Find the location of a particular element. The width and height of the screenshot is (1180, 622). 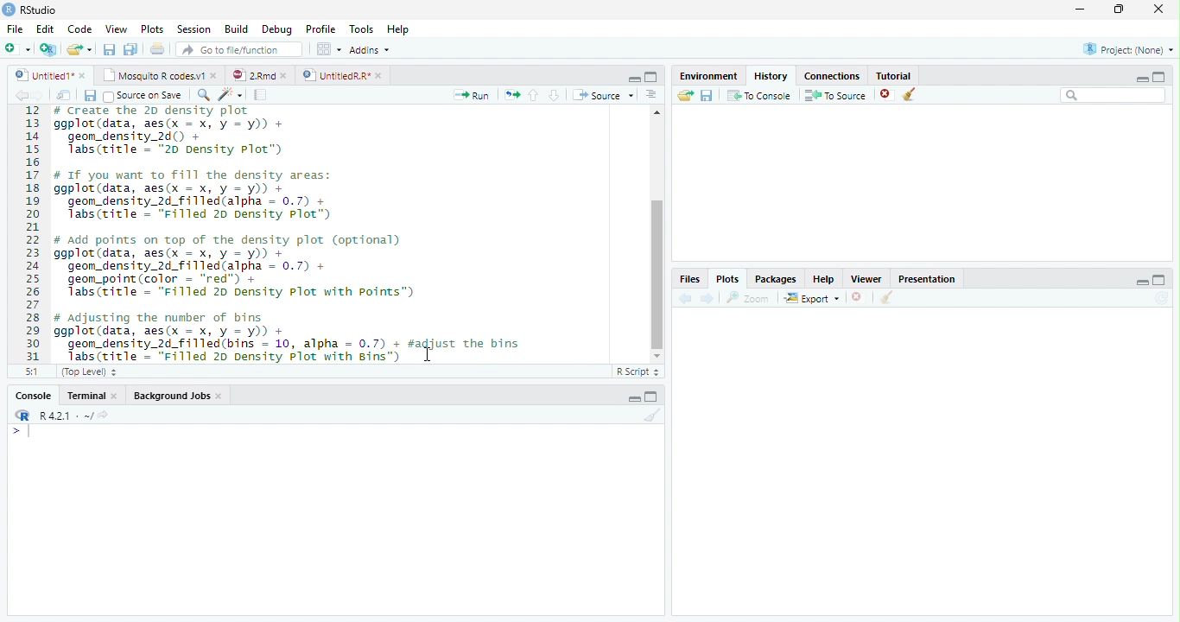

open an existing file is located at coordinates (78, 49).